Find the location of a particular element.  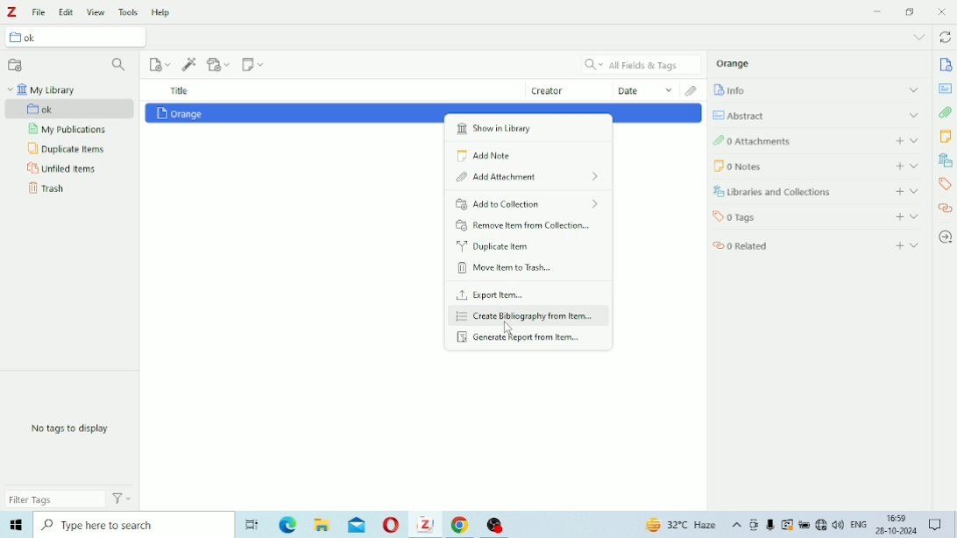

New Note is located at coordinates (253, 64).